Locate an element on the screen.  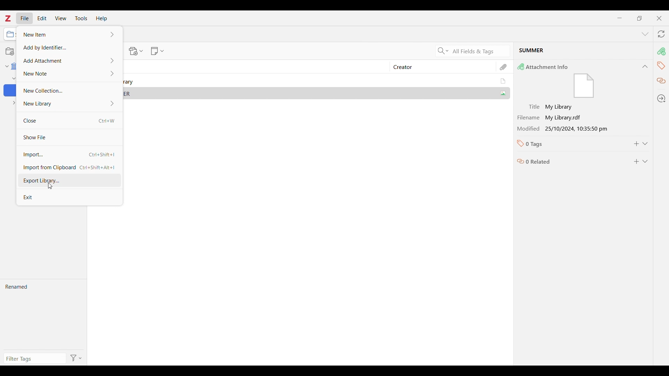
Locate is located at coordinates (662, 98).